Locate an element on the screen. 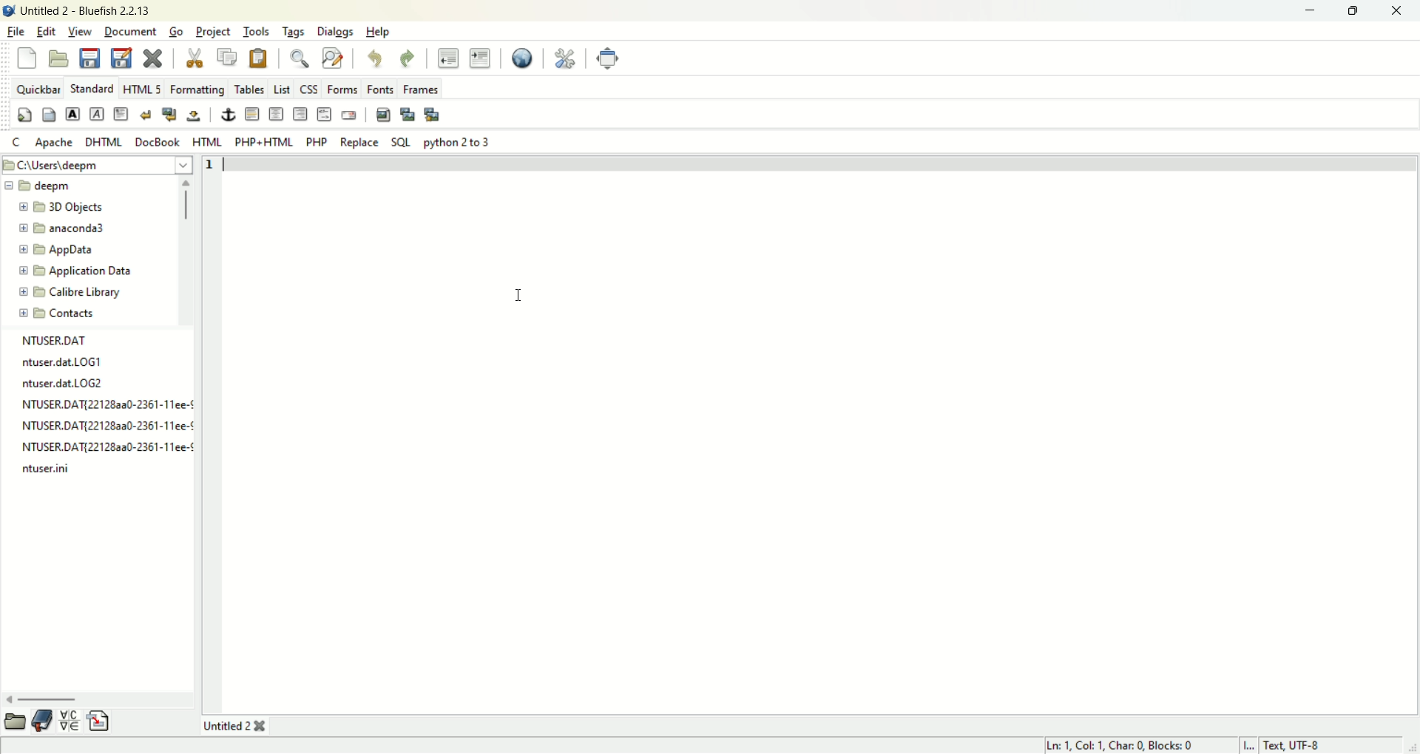  insert file is located at coordinates (99, 721).